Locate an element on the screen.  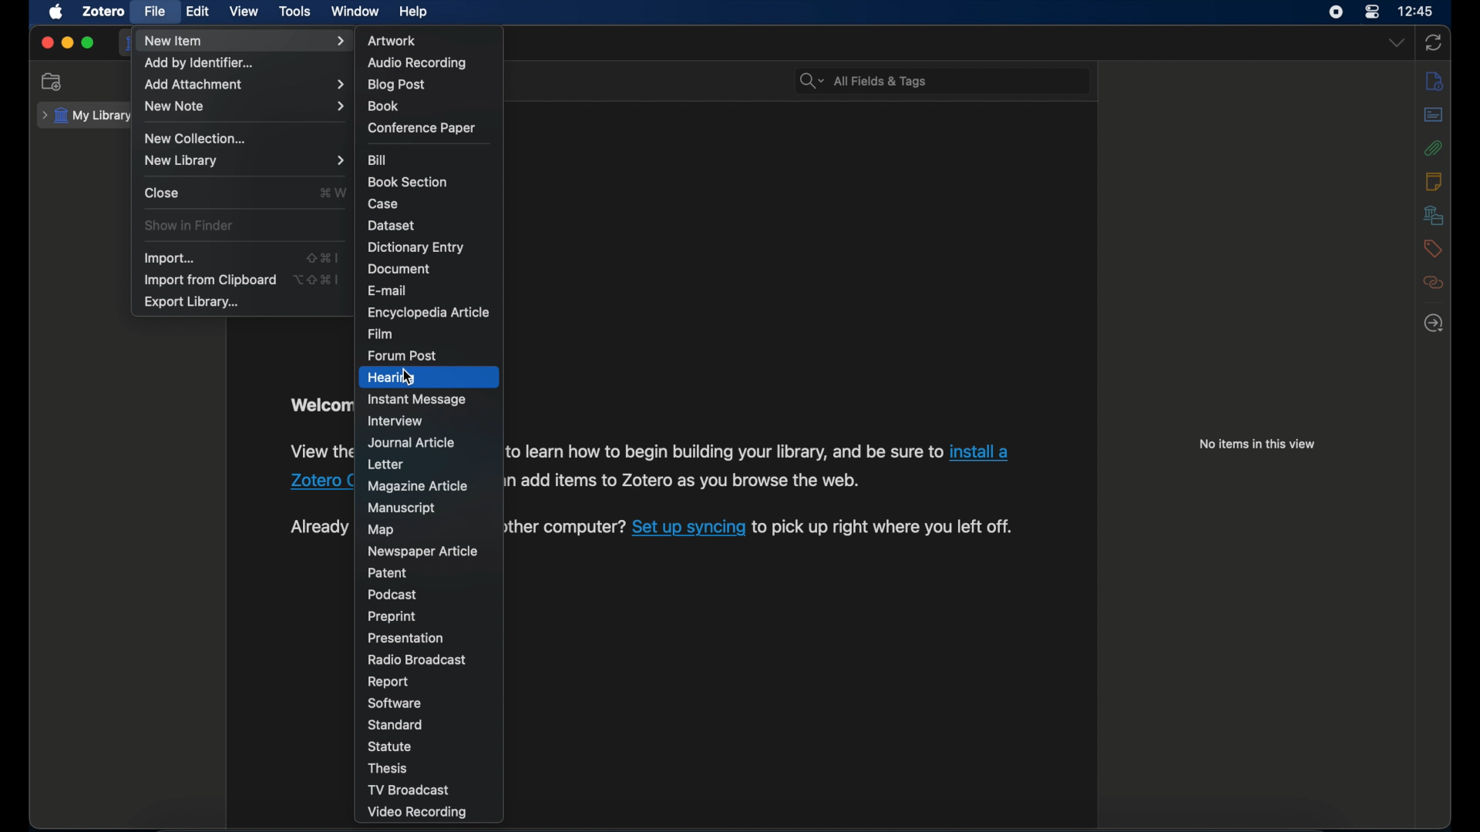
edit is located at coordinates (199, 12).